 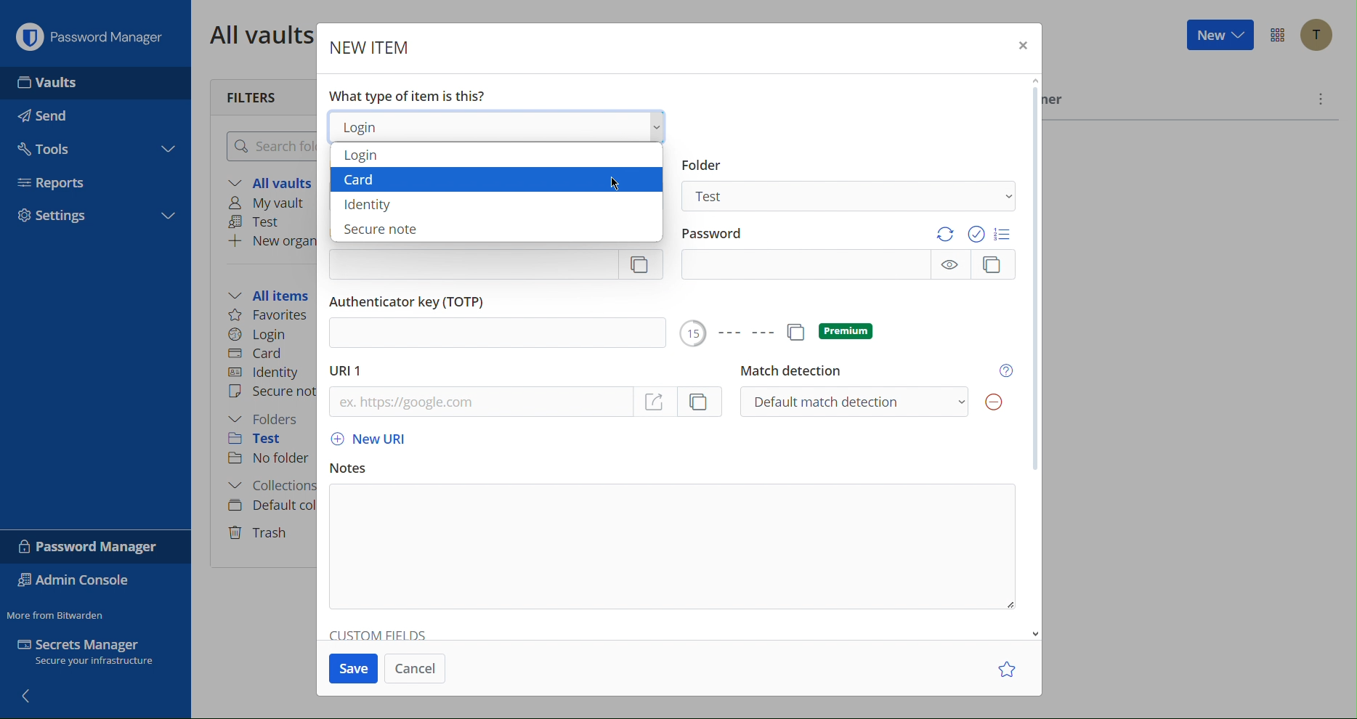 What do you see at coordinates (531, 405) in the screenshot?
I see `URL` at bounding box center [531, 405].